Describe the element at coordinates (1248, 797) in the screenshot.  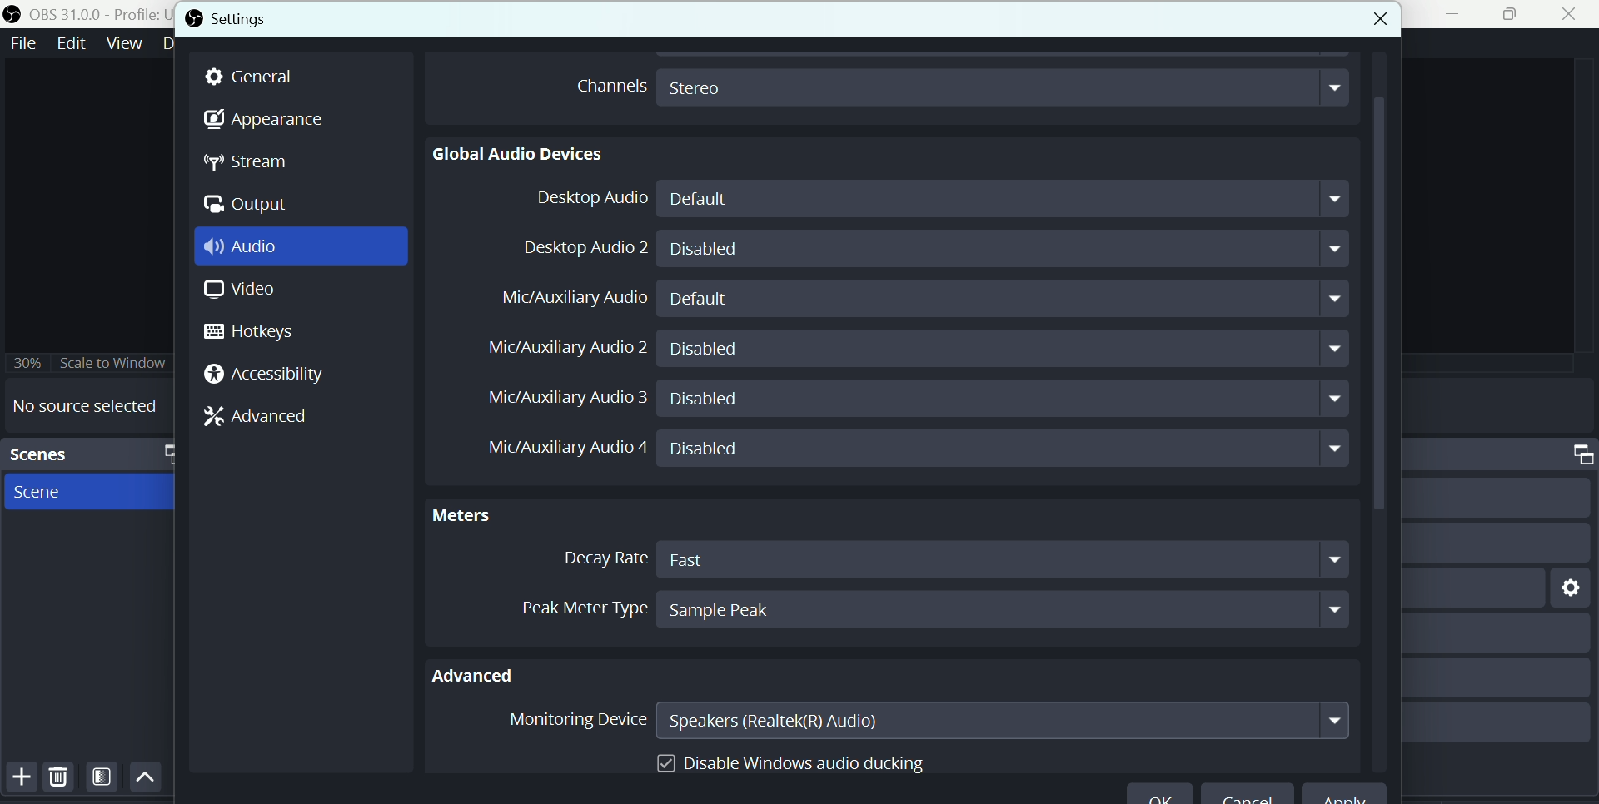
I see `Cancel` at that location.